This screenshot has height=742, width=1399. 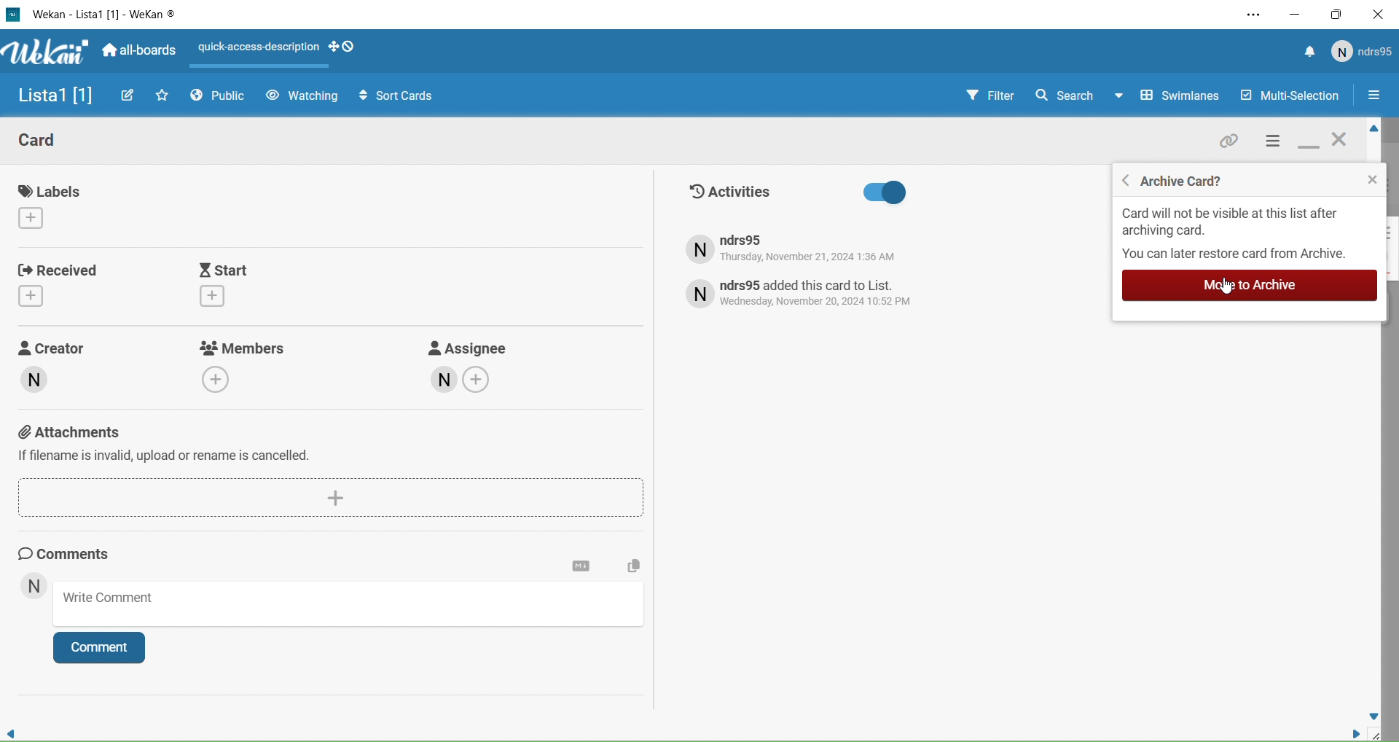 I want to click on Activities, so click(x=853, y=196).